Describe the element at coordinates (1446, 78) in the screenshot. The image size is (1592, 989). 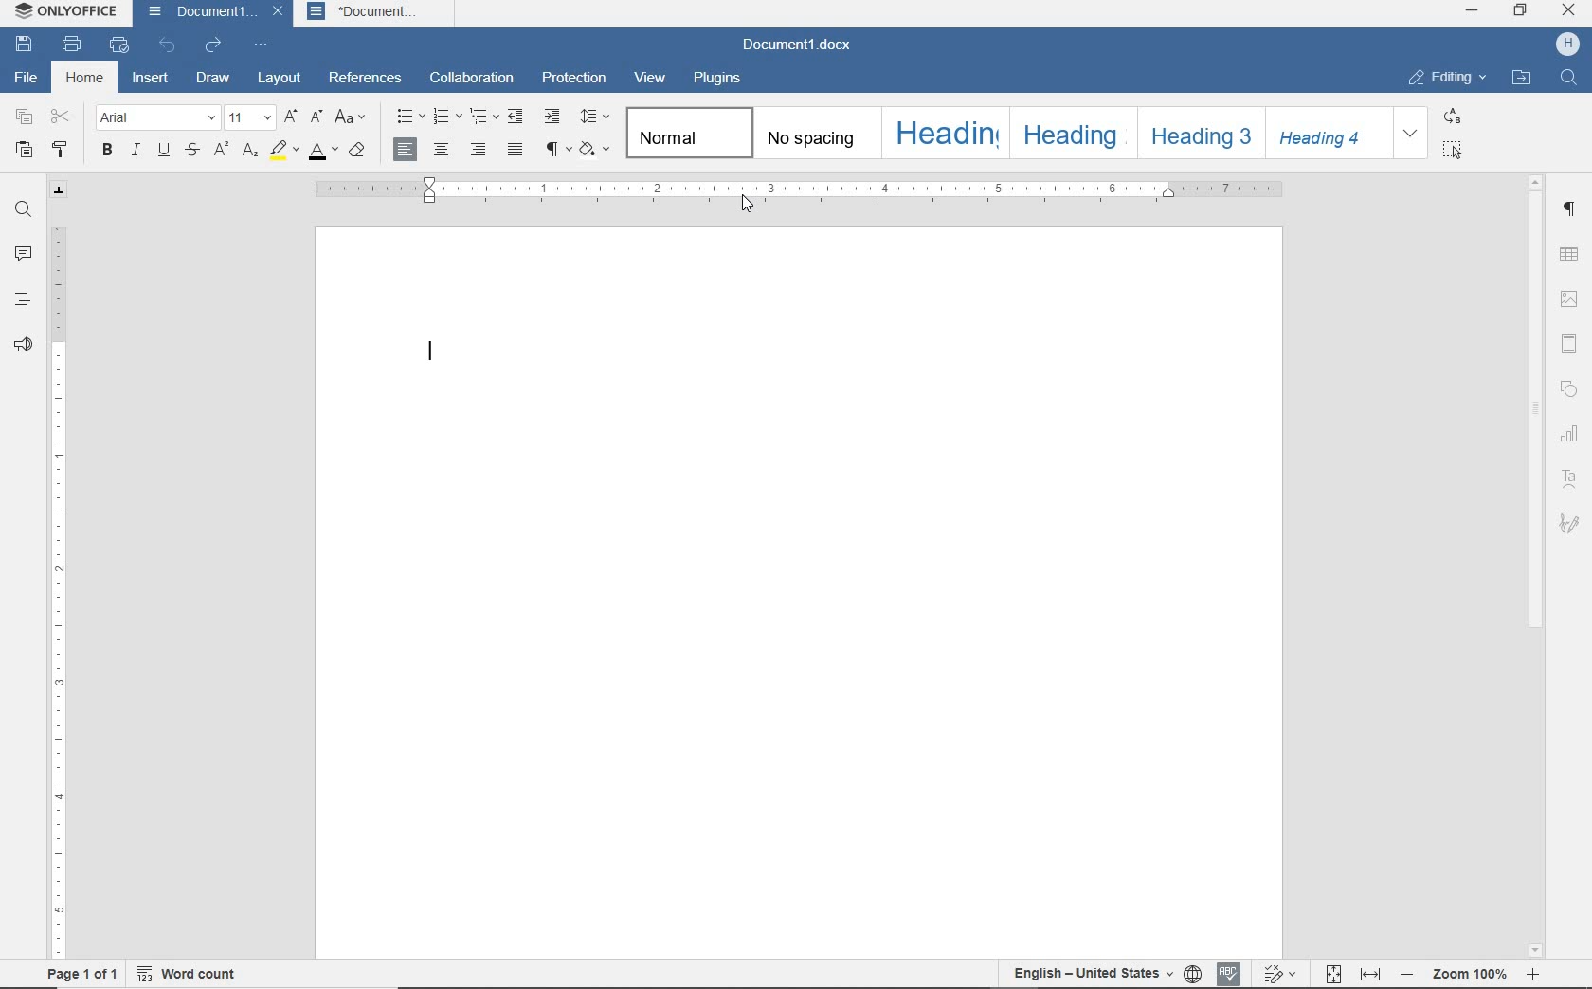
I see `EDITING` at that location.